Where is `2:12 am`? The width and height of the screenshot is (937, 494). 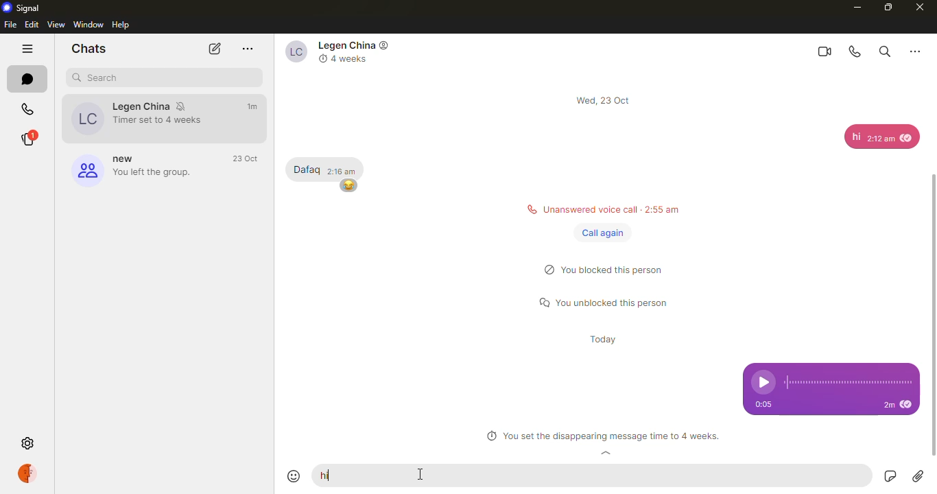
2:12 am is located at coordinates (880, 141).